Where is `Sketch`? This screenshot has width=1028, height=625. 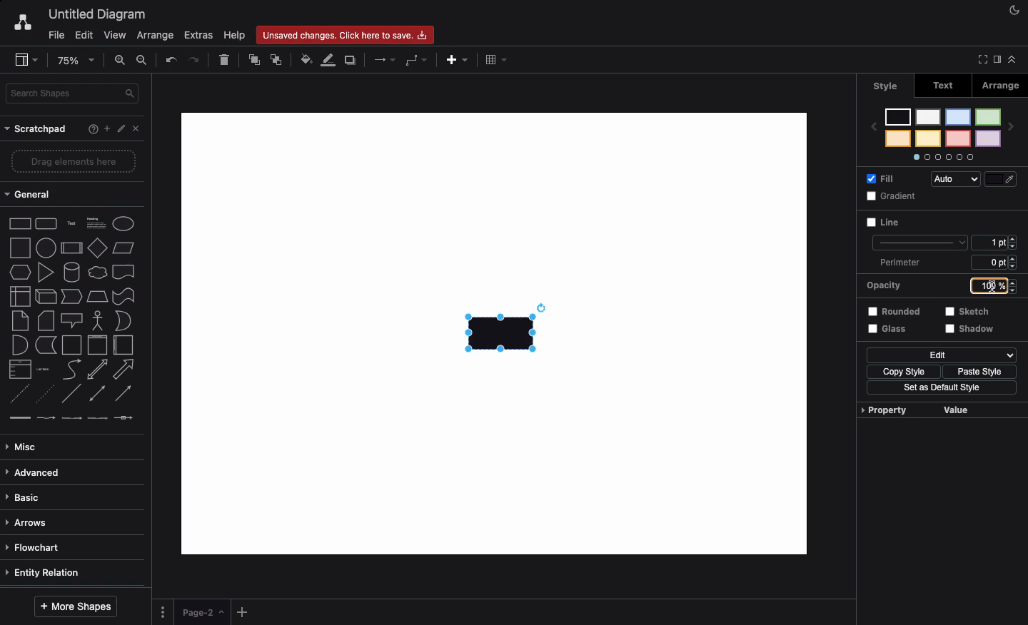
Sketch is located at coordinates (969, 311).